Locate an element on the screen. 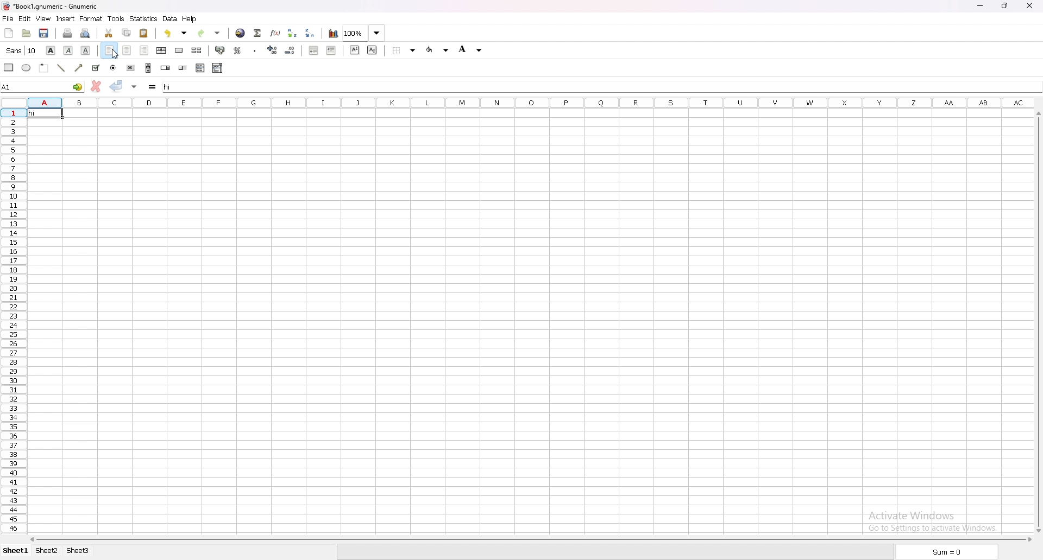 The height and width of the screenshot is (560, 1043). data is located at coordinates (170, 18).